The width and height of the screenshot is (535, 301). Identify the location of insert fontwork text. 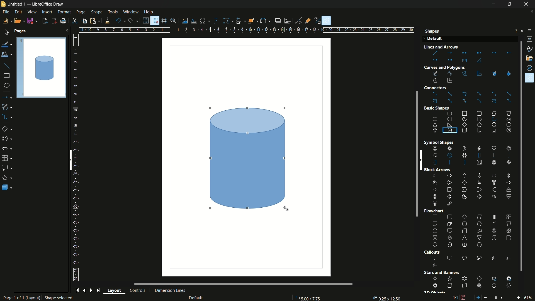
(216, 21).